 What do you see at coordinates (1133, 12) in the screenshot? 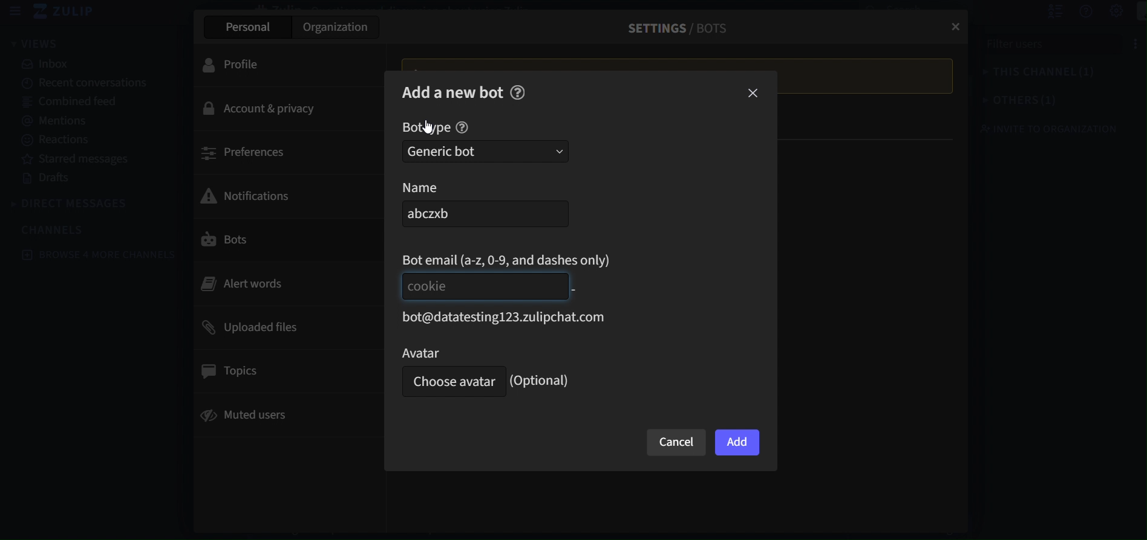
I see `main menu` at bounding box center [1133, 12].